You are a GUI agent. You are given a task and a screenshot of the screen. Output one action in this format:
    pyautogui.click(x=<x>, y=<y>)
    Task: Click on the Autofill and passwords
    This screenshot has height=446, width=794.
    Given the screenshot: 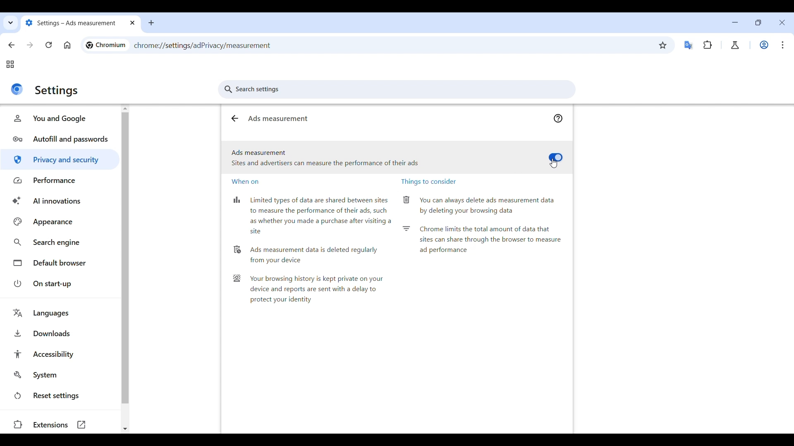 What is the action you would take?
    pyautogui.click(x=61, y=139)
    